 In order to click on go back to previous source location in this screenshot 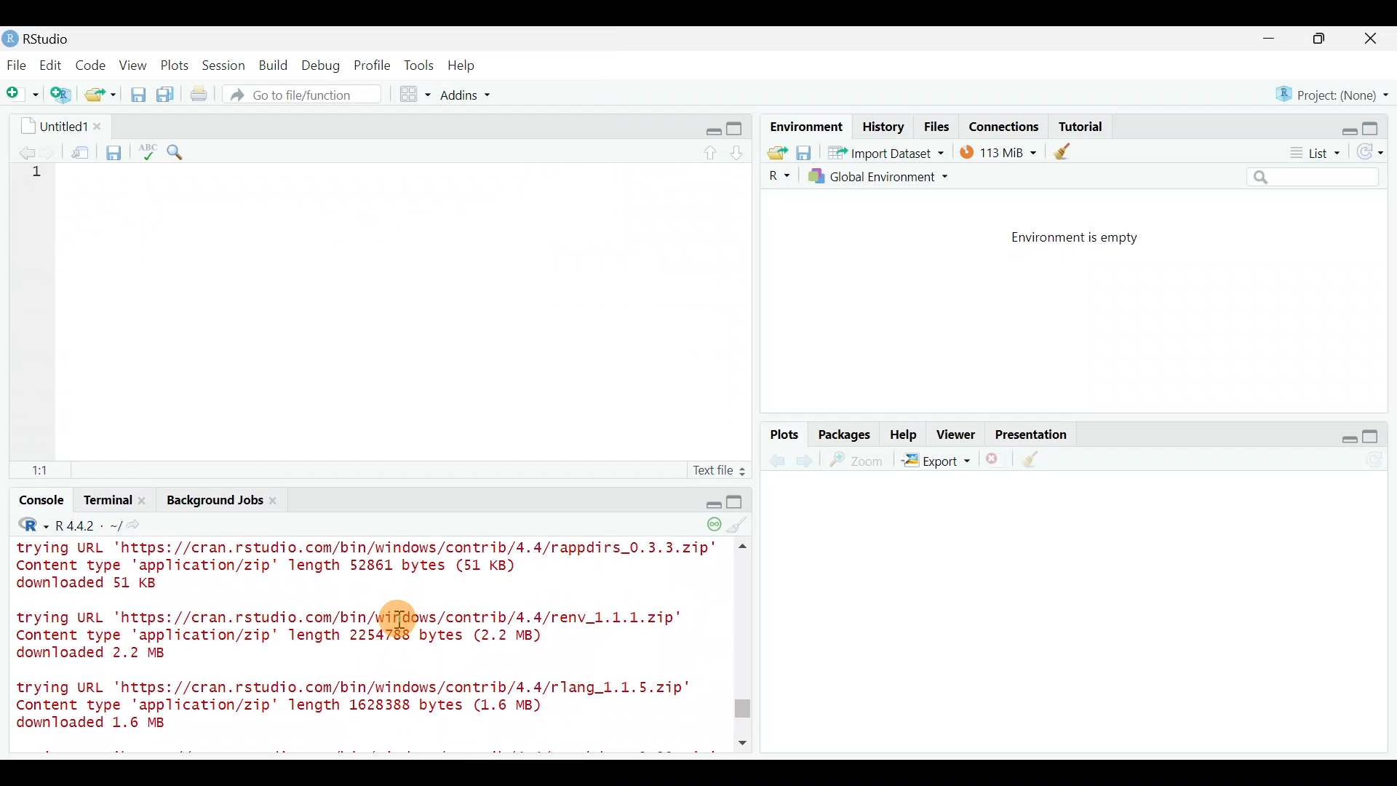, I will do `click(18, 151)`.